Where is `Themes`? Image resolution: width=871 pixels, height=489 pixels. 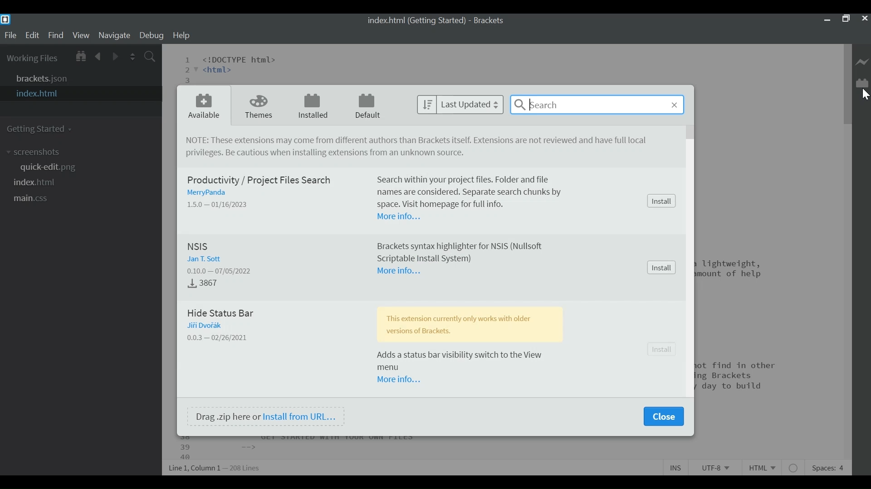
Themes is located at coordinates (259, 105).